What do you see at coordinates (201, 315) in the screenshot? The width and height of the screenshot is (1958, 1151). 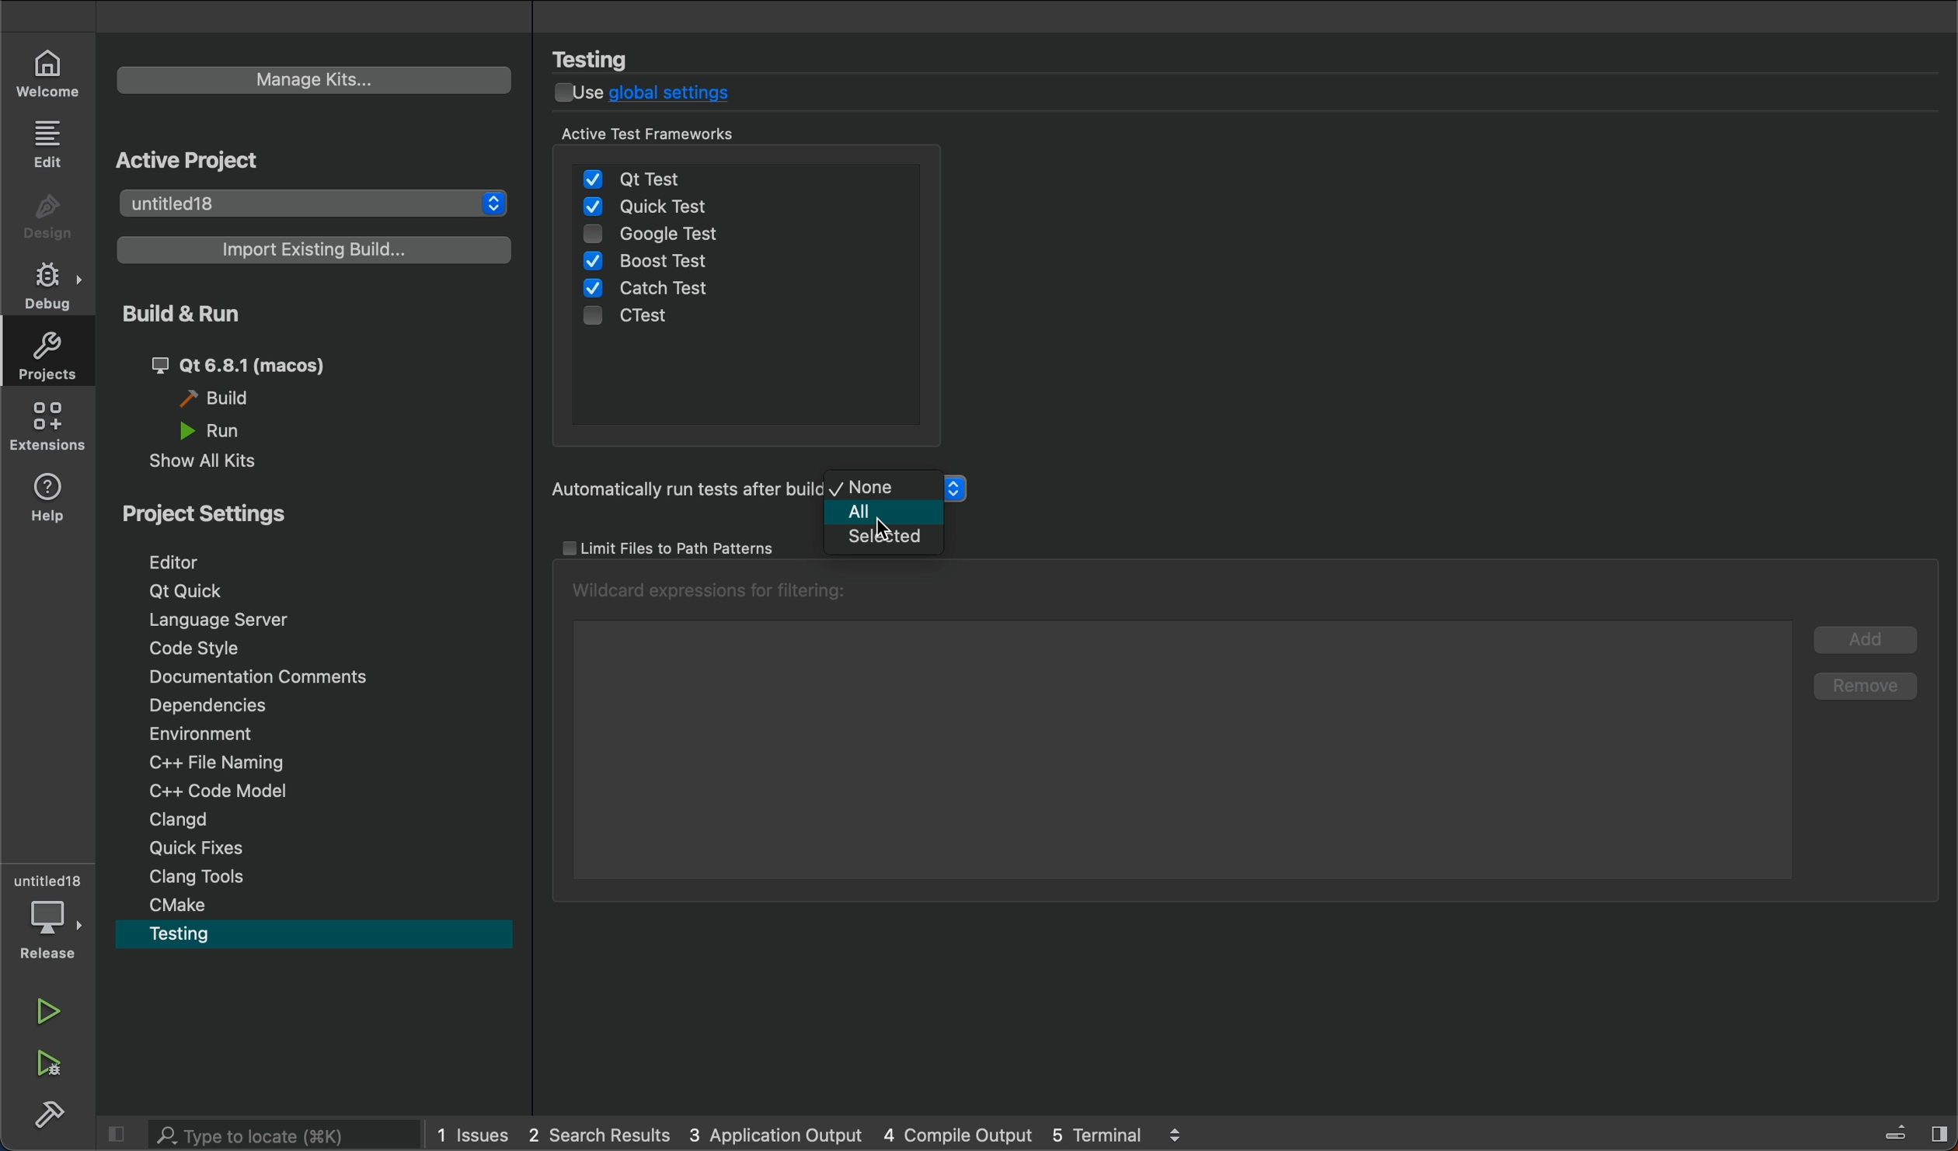 I see `build and run` at bounding box center [201, 315].